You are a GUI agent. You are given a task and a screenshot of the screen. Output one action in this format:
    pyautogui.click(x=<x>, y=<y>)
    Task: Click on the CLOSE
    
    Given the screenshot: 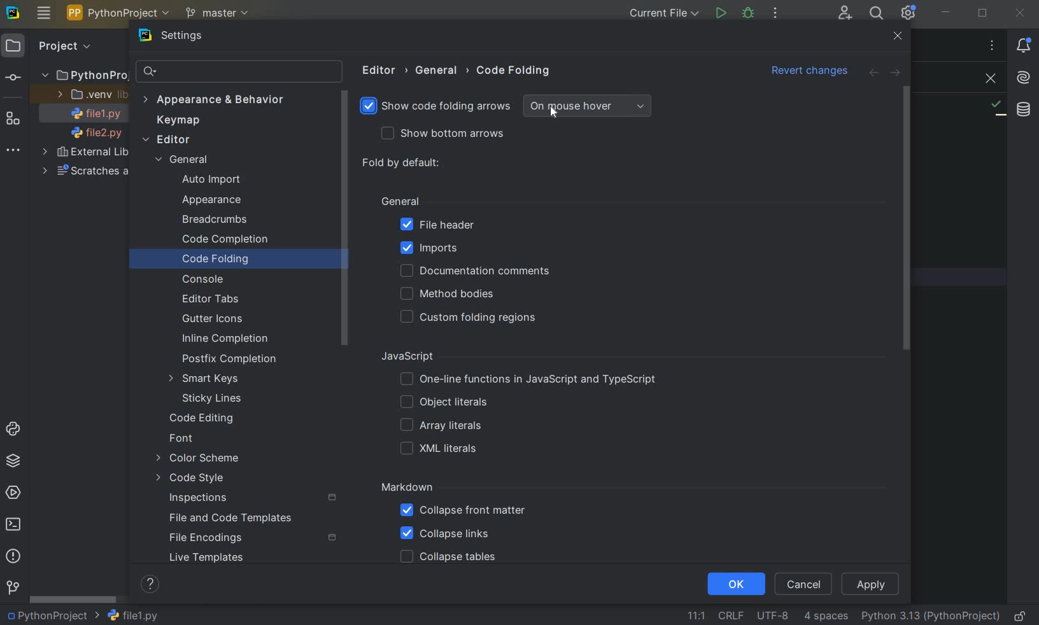 What is the action you would take?
    pyautogui.click(x=898, y=36)
    